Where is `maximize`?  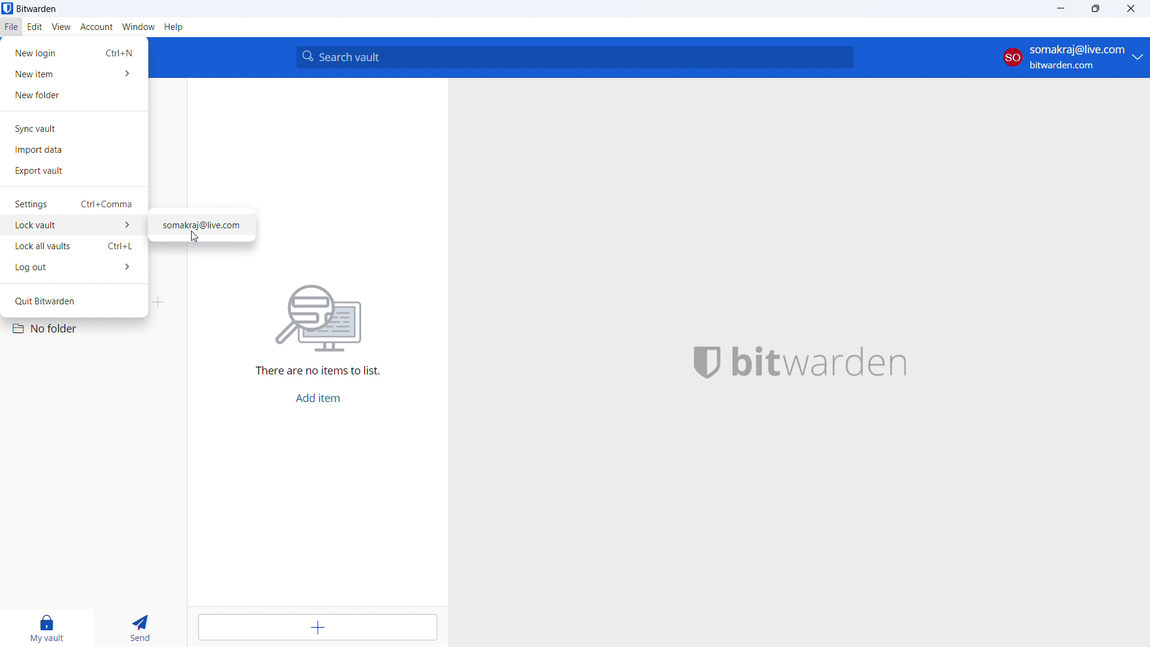
maximize is located at coordinates (1097, 8).